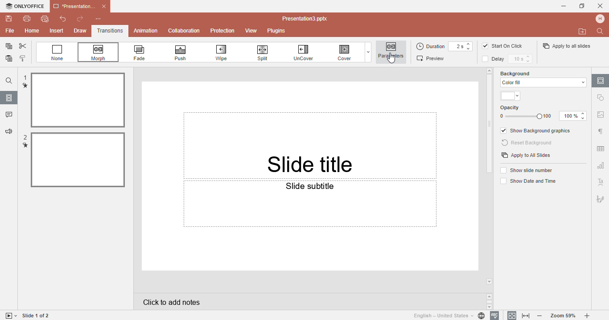 The image size is (609, 320). I want to click on Chart setting, so click(600, 167).